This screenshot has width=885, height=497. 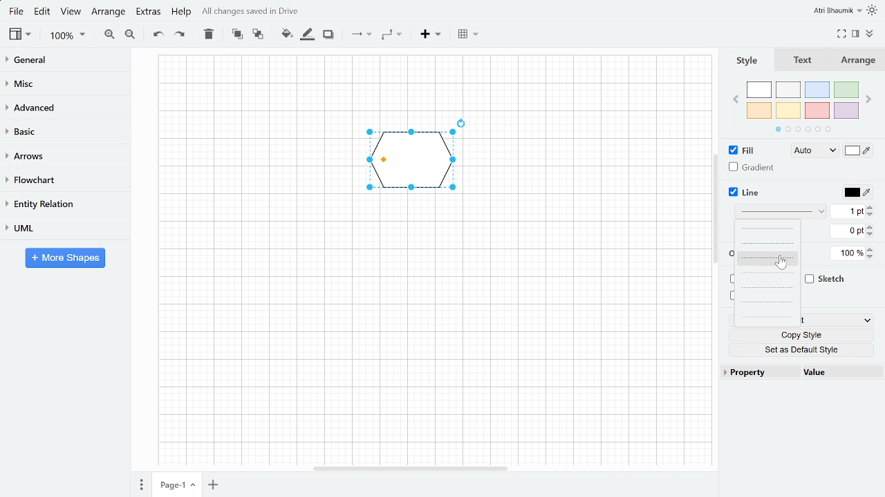 I want to click on More shapes, so click(x=65, y=258).